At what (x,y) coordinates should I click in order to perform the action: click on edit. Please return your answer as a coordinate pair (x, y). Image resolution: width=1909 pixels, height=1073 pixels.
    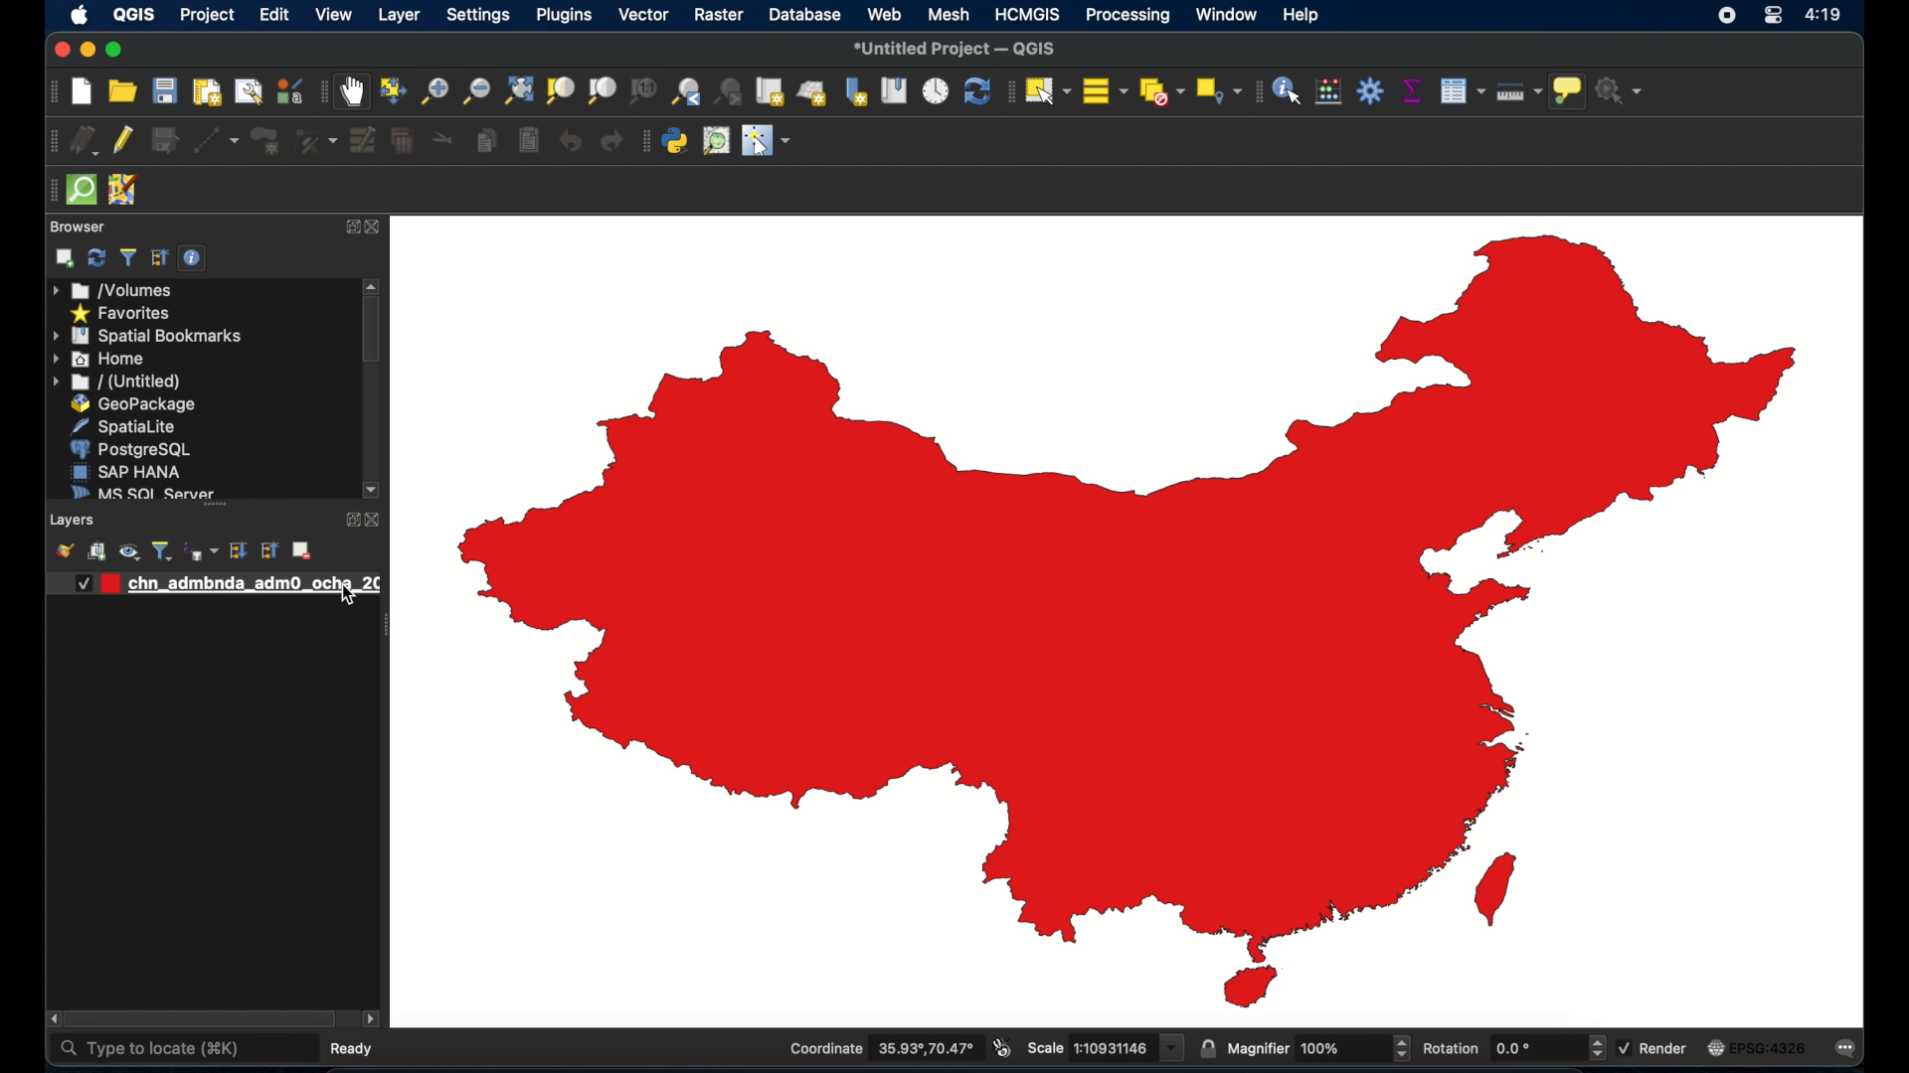
    Looking at the image, I should click on (275, 14).